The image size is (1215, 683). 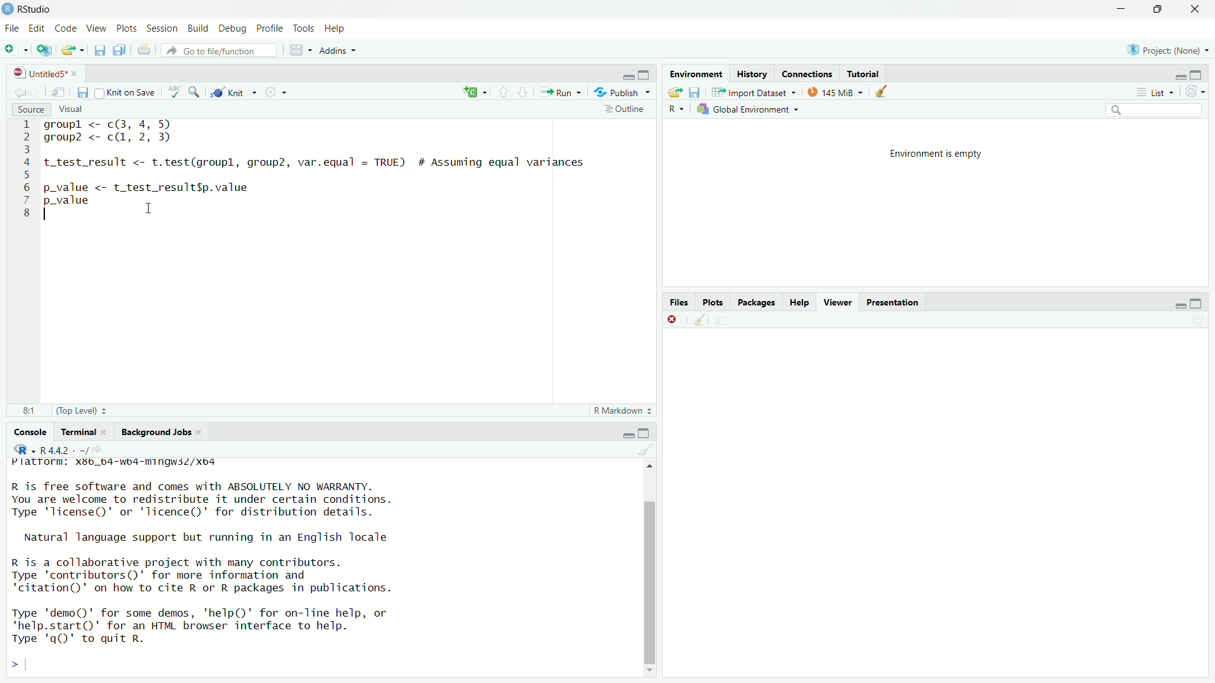 What do you see at coordinates (754, 91) in the screenshot?
I see `Import dataset` at bounding box center [754, 91].